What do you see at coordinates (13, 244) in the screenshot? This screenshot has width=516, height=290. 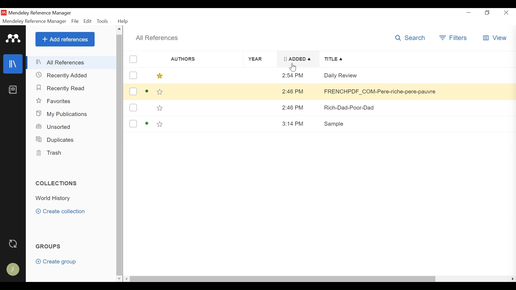 I see `Sync` at bounding box center [13, 244].